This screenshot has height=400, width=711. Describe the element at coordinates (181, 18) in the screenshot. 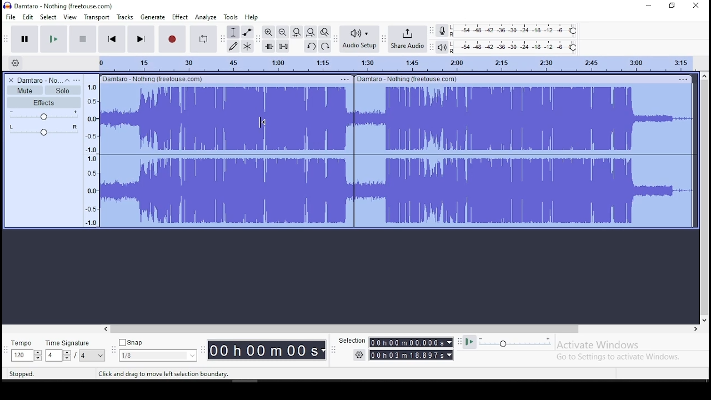

I see `effect` at that location.